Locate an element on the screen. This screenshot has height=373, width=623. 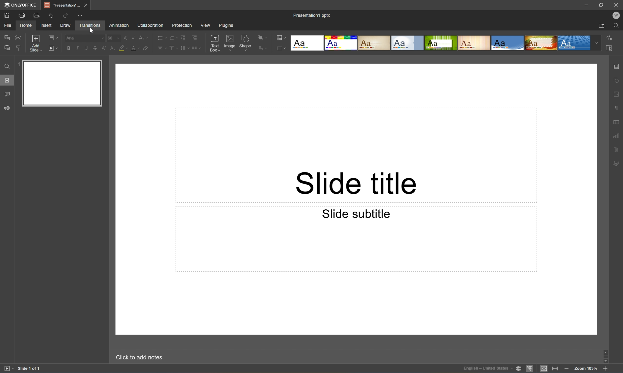
Clear style is located at coordinates (146, 48).